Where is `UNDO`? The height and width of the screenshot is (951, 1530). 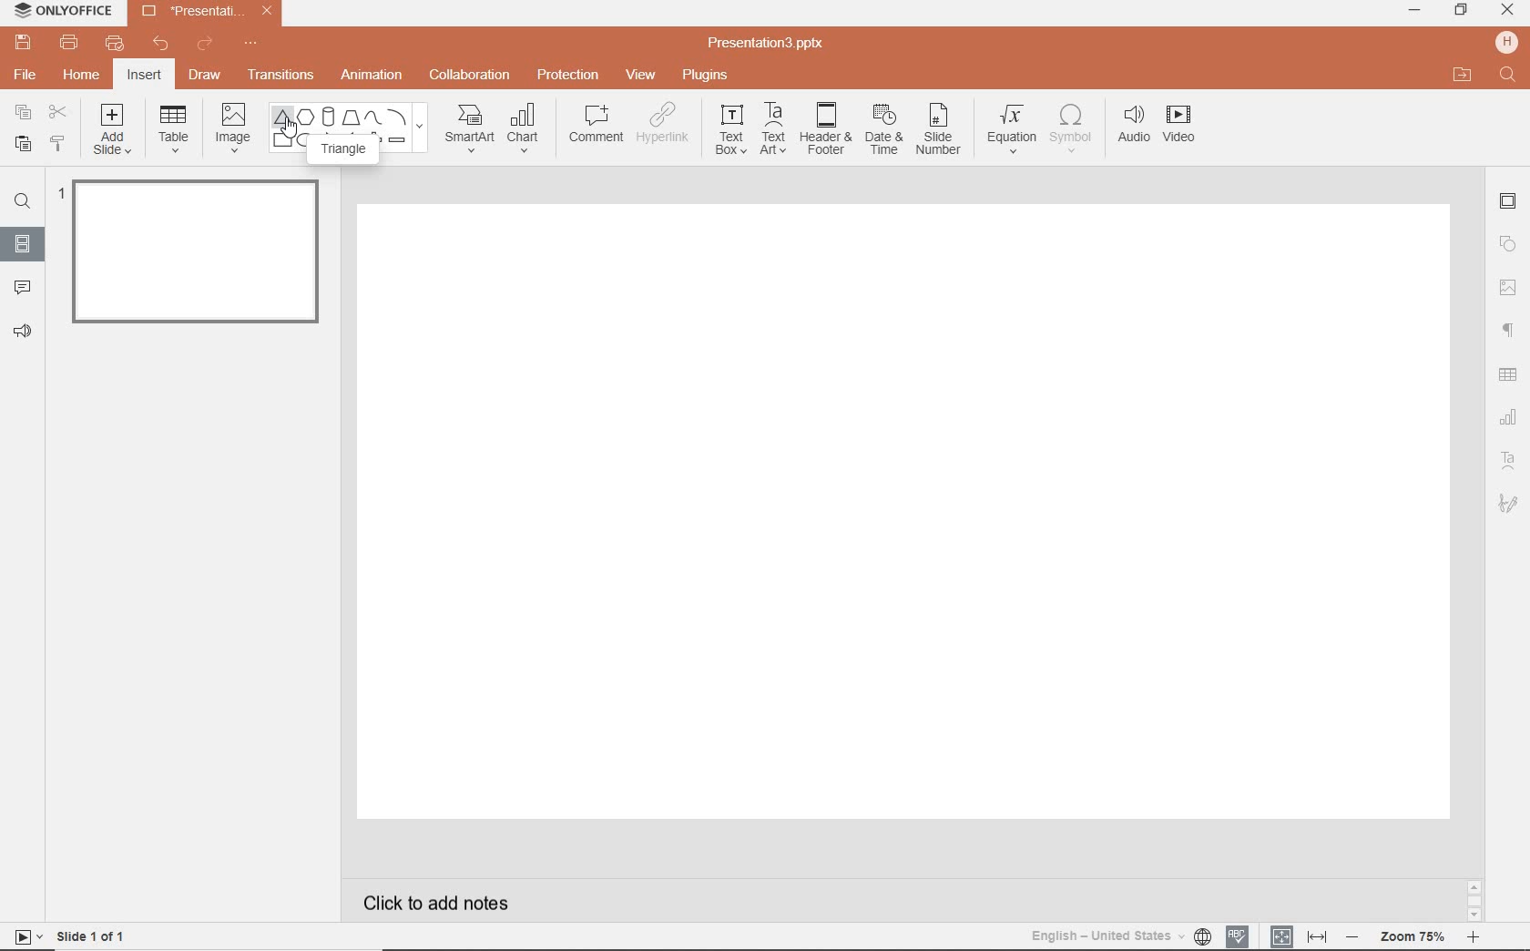
UNDO is located at coordinates (162, 45).